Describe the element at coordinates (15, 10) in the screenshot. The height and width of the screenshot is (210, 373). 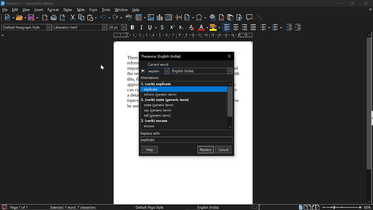
I see `edit` at that location.